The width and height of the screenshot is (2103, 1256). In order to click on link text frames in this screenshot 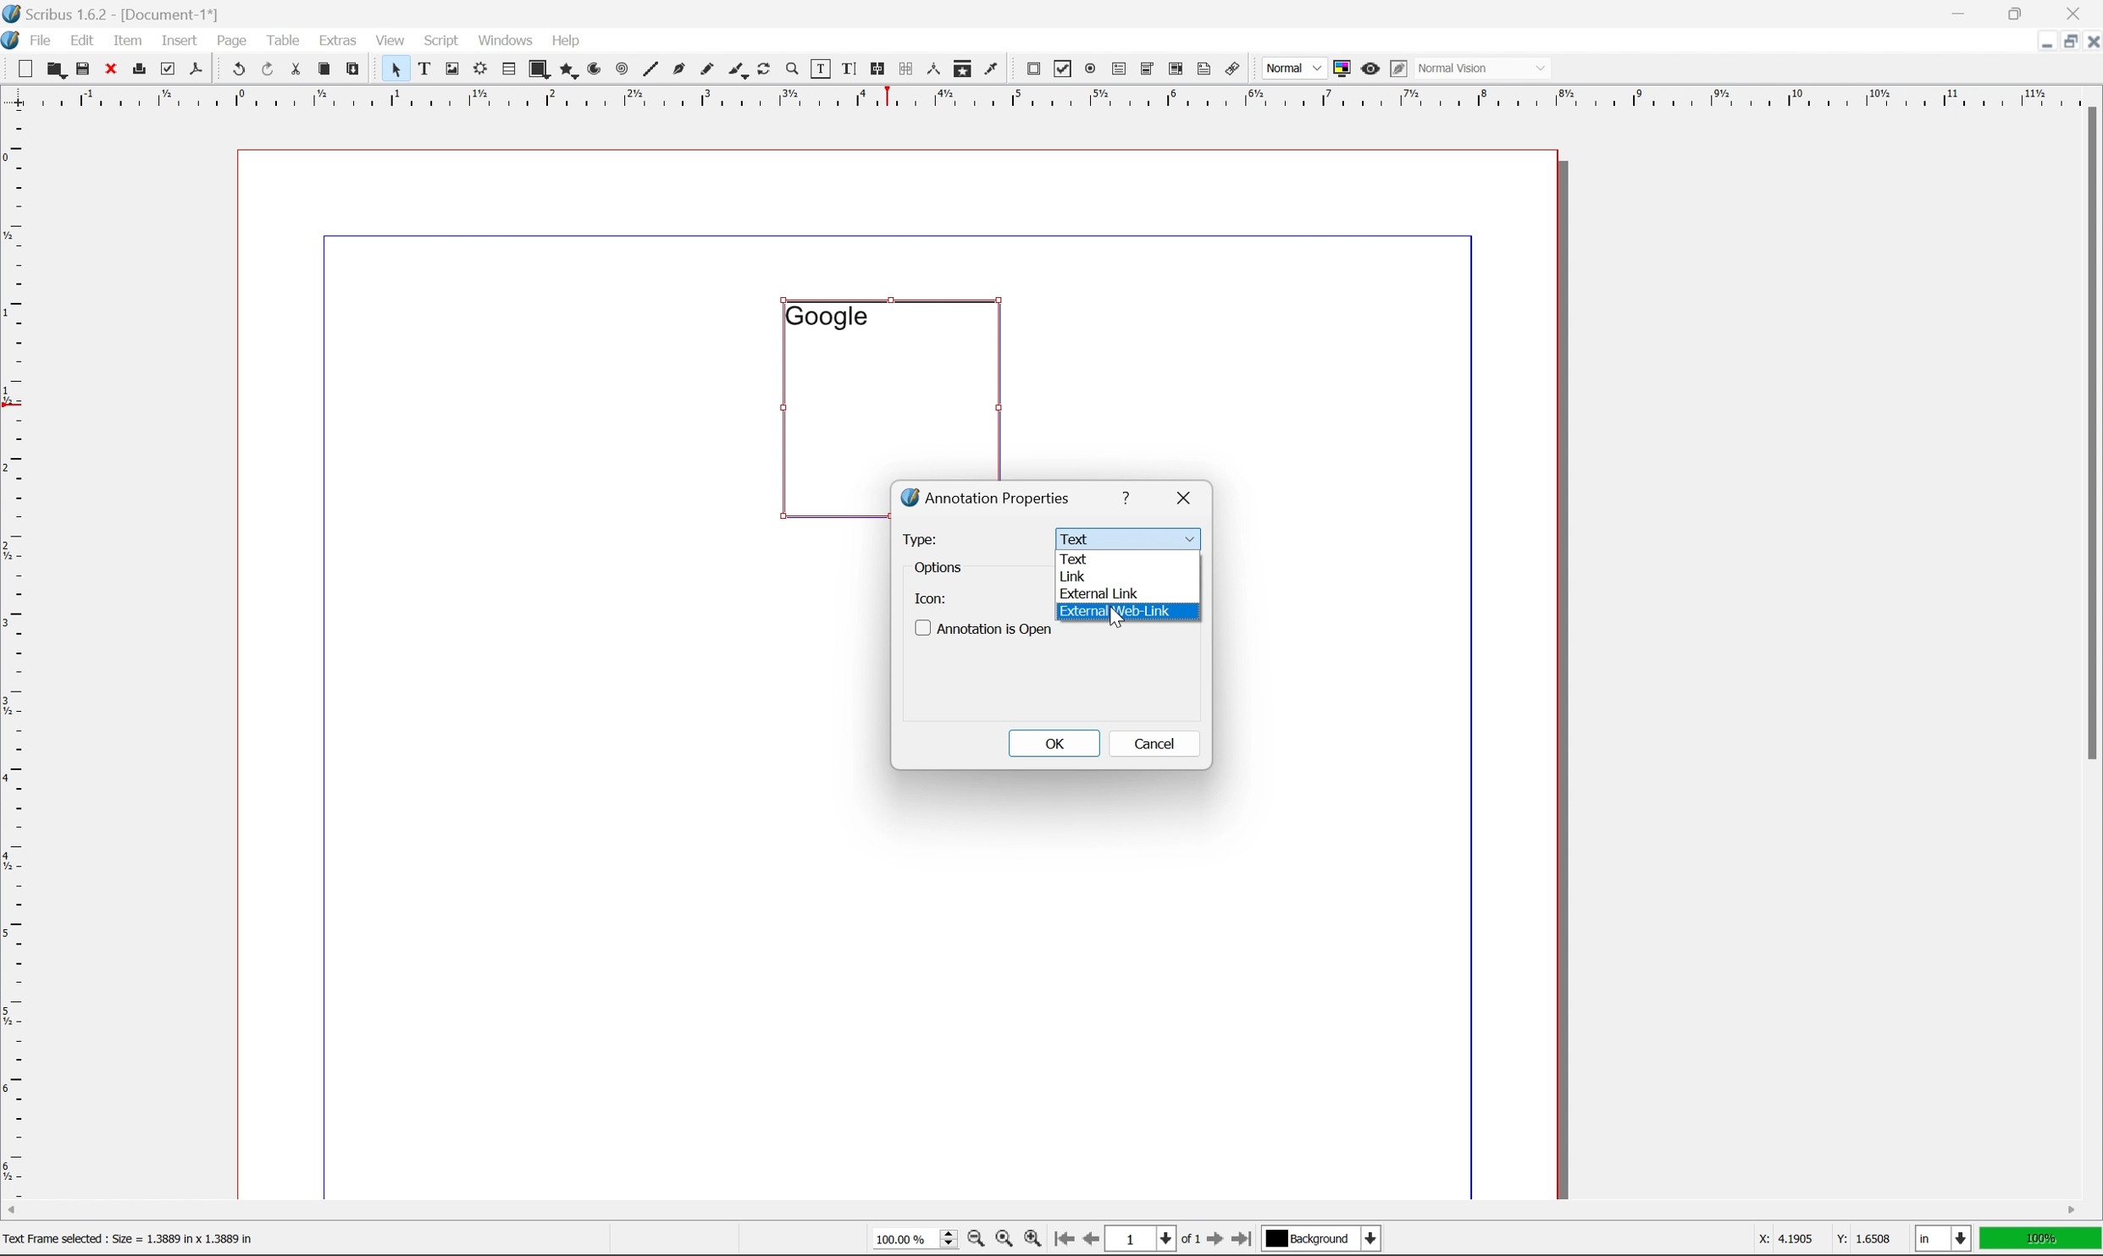, I will do `click(875, 69)`.